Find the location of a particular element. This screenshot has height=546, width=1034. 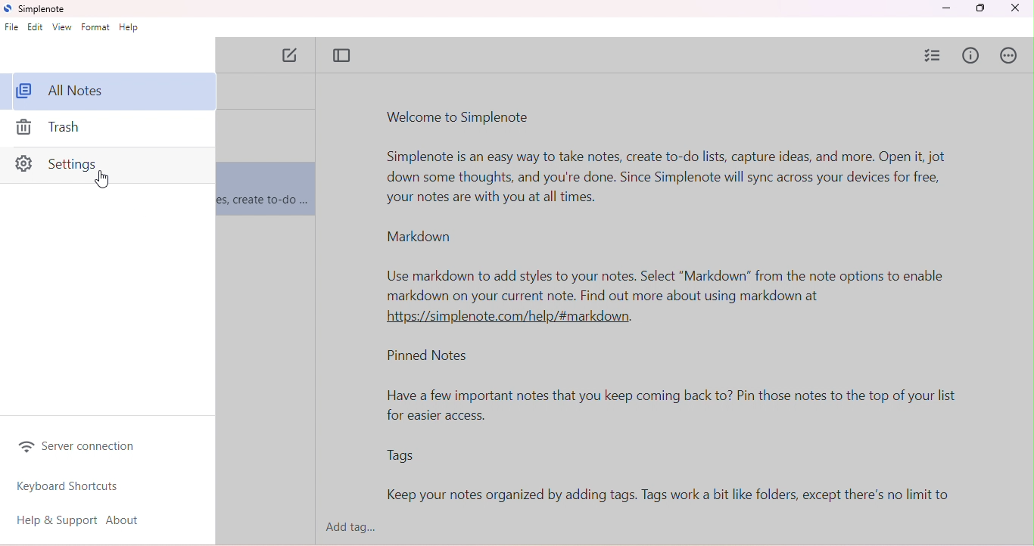

help and support about is located at coordinates (89, 520).